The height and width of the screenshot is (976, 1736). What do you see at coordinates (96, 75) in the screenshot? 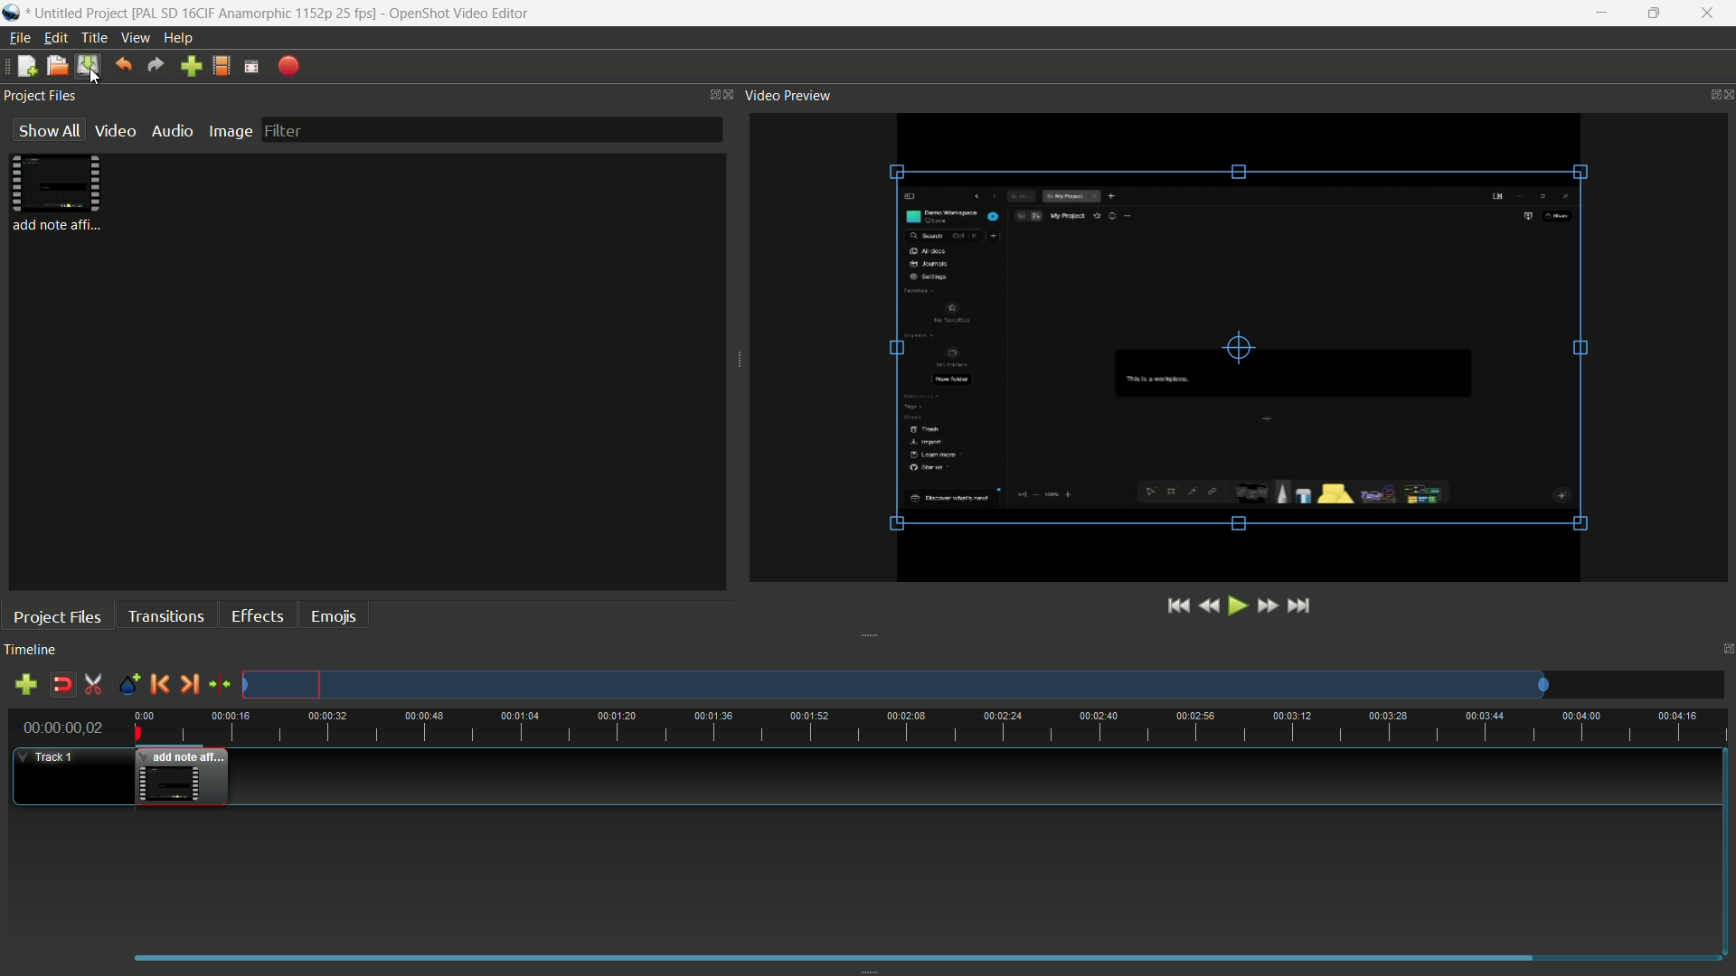
I see `Cursor` at bounding box center [96, 75].